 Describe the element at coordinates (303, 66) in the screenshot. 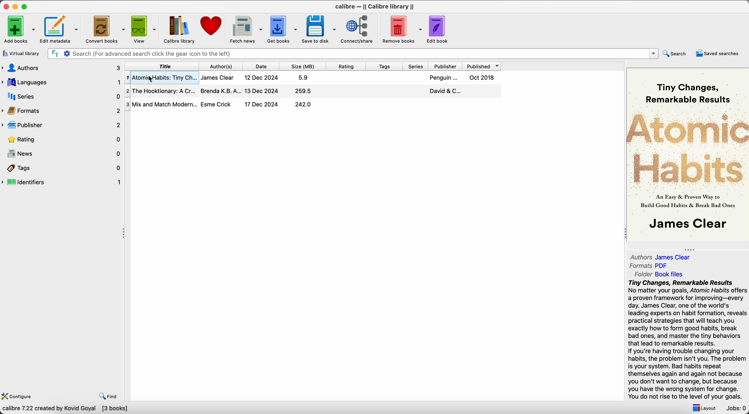

I see `size` at that location.